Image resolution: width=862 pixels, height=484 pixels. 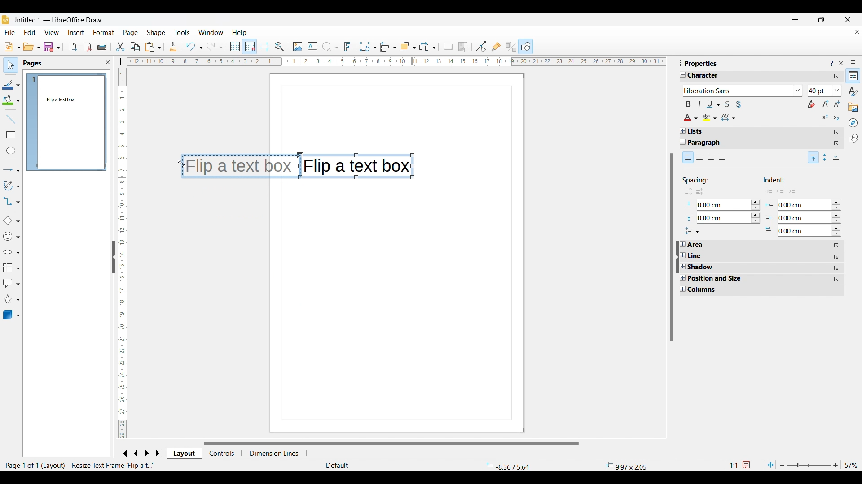 What do you see at coordinates (52, 32) in the screenshot?
I see `View menu` at bounding box center [52, 32].